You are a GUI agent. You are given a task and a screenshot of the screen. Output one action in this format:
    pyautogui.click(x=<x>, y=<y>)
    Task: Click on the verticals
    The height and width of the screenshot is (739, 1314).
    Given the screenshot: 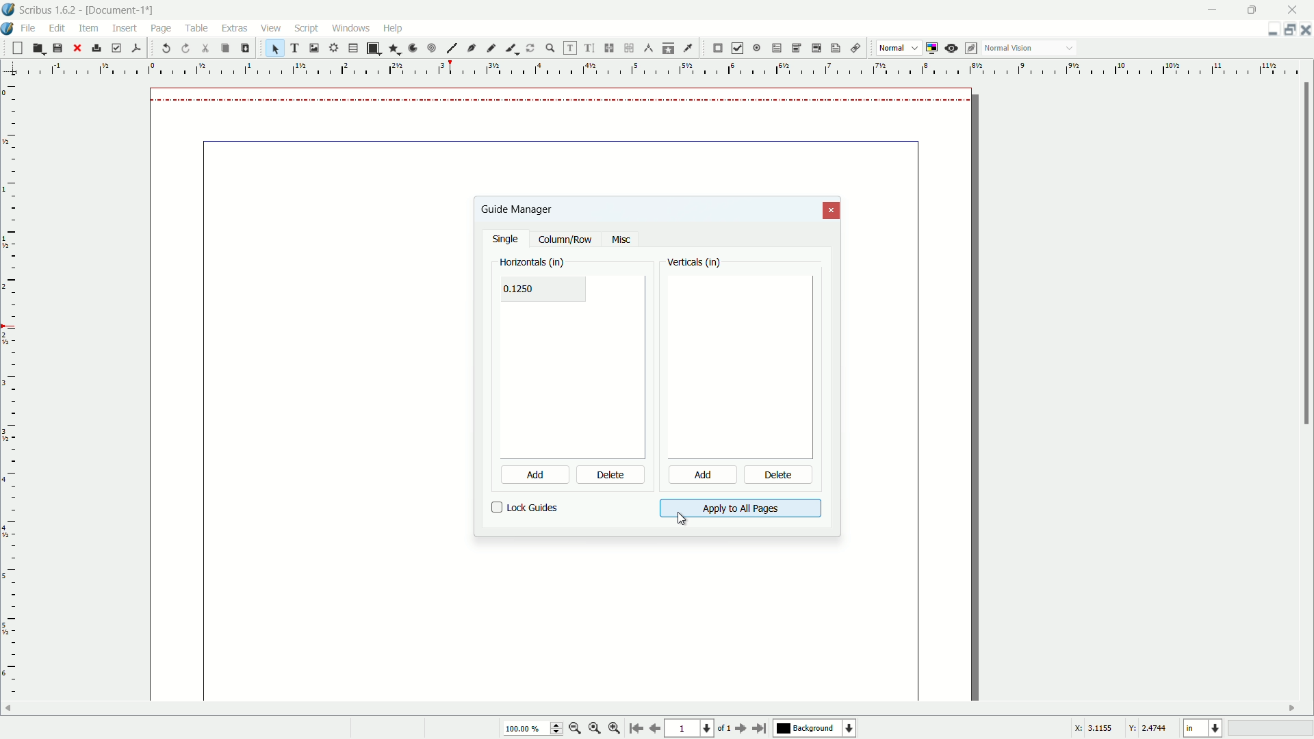 What is the action you would take?
    pyautogui.click(x=695, y=263)
    